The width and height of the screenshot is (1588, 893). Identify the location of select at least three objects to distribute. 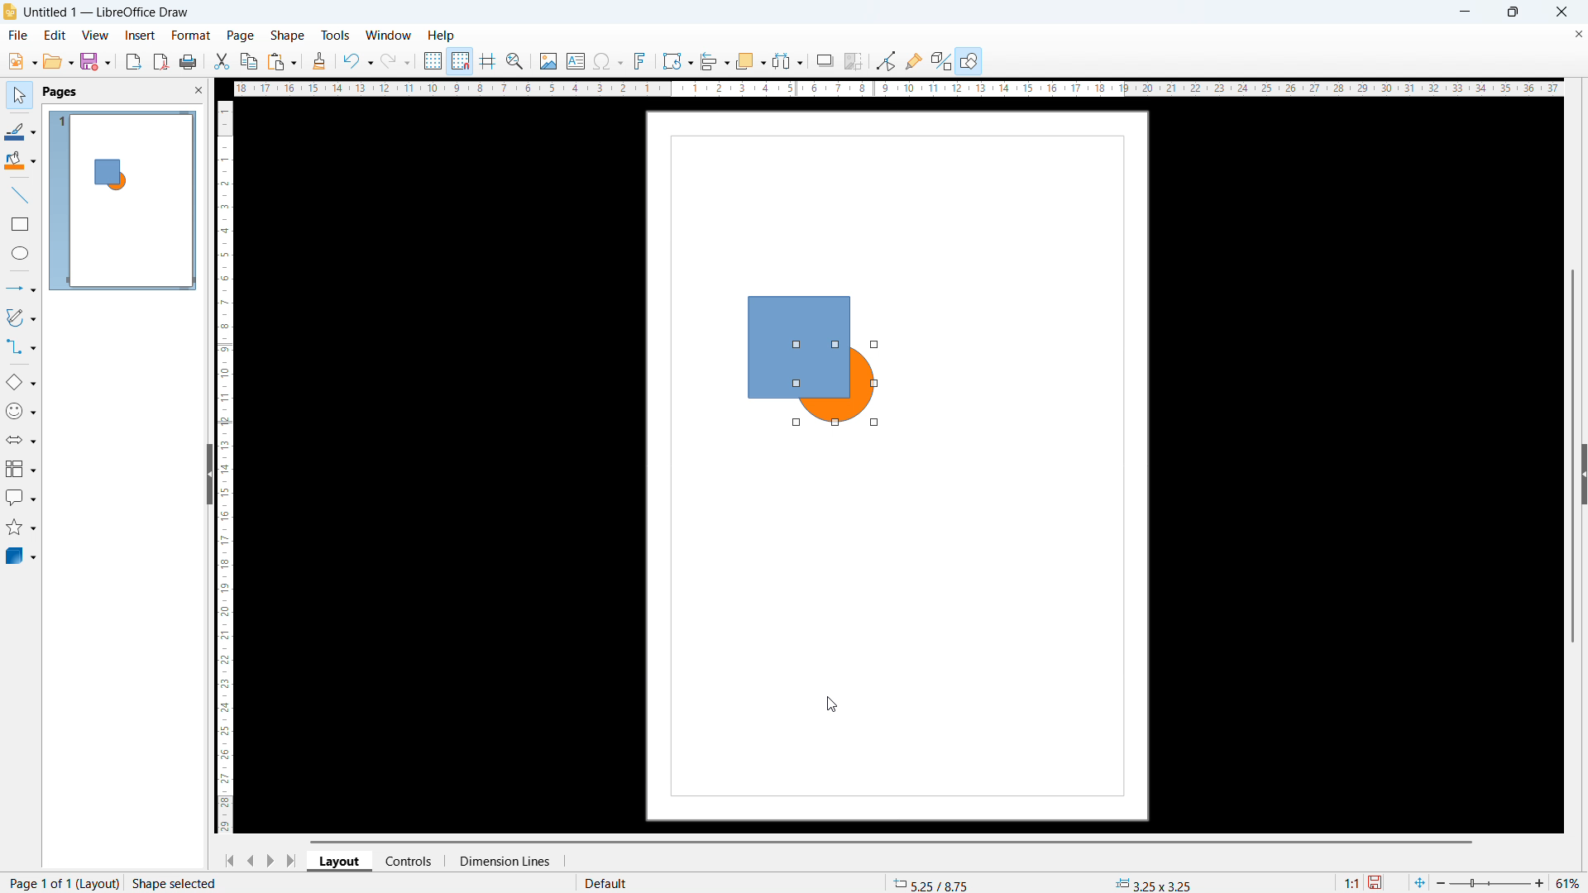
(788, 61).